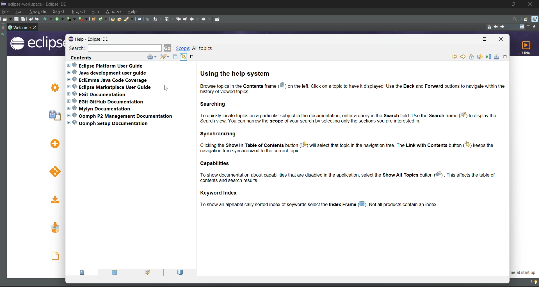 Image resolution: width=539 pixels, height=287 pixels. I want to click on maximize, so click(486, 40).